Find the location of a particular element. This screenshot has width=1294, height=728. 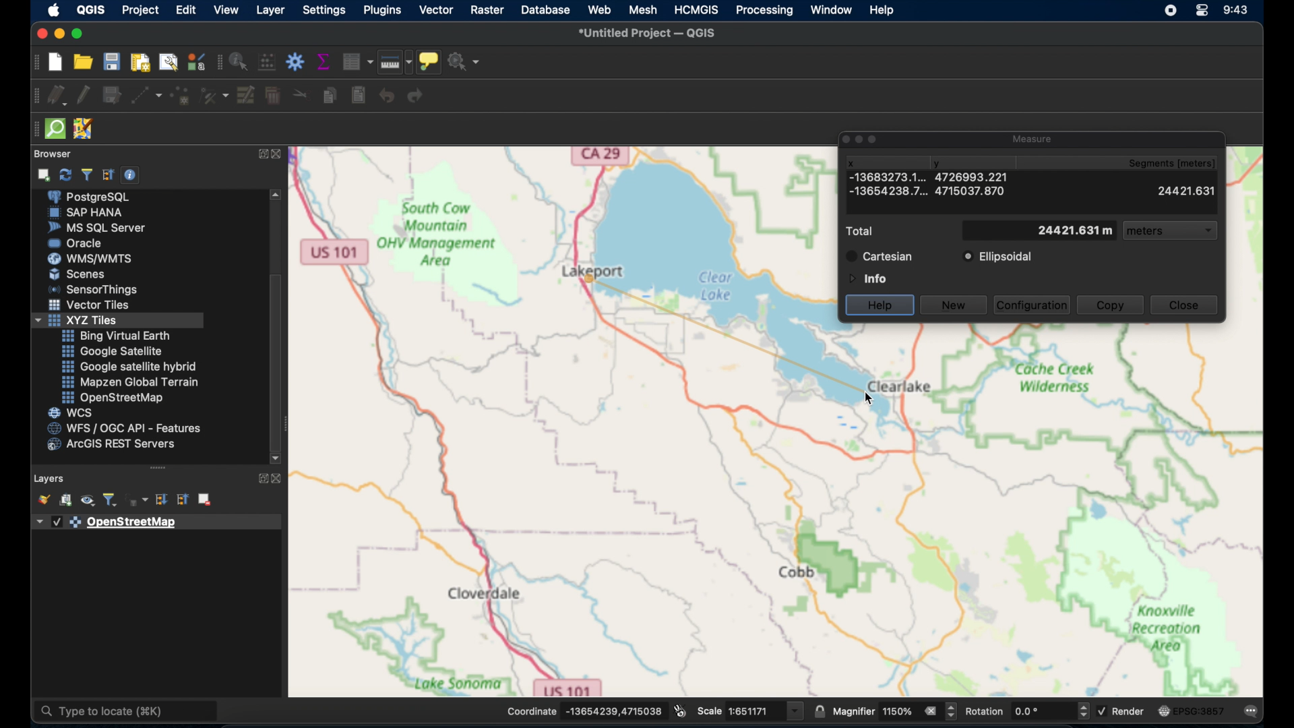

save project is located at coordinates (114, 62).